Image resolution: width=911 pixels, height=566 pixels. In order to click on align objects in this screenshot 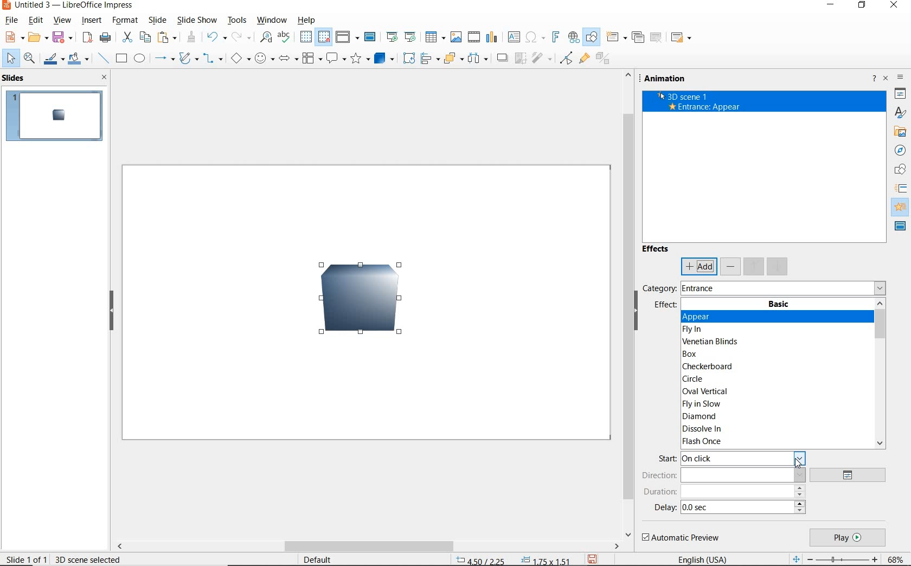, I will do `click(429, 58)`.